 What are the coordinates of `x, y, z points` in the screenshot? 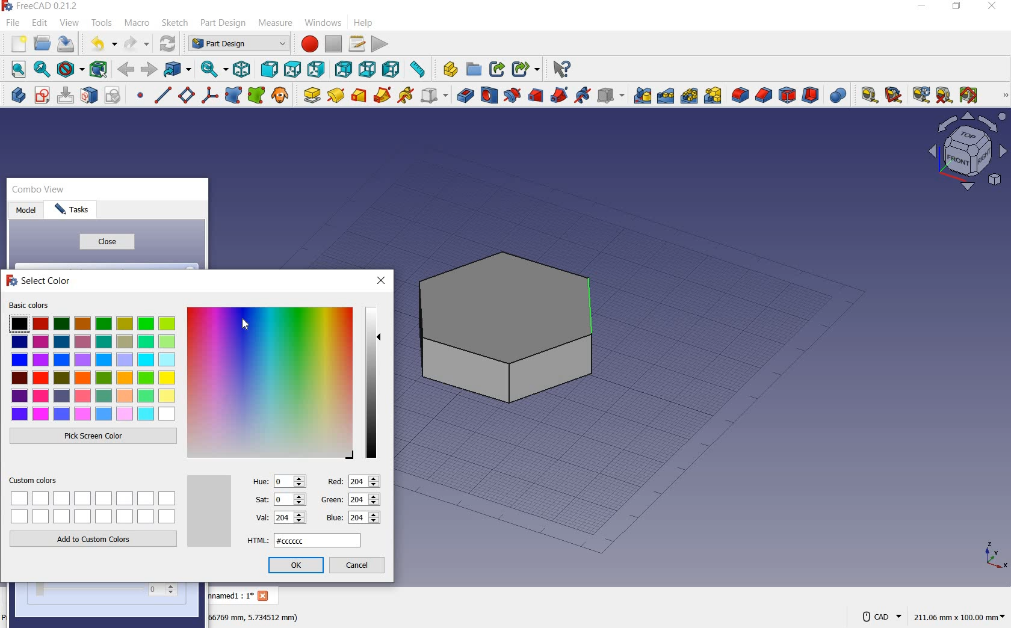 It's located at (994, 559).